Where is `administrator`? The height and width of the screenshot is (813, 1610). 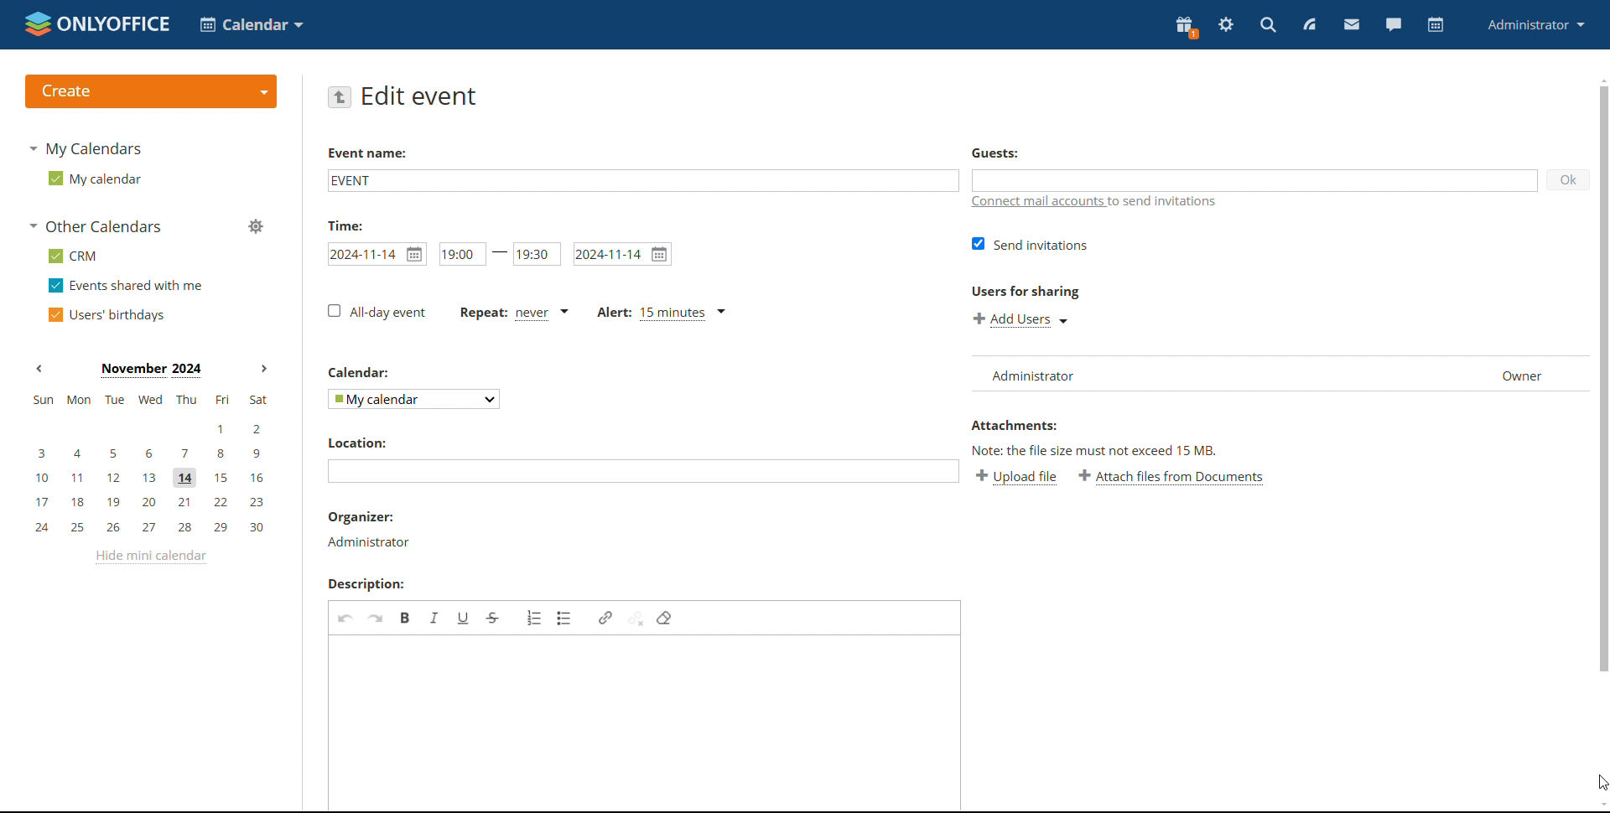 administrator is located at coordinates (367, 541).